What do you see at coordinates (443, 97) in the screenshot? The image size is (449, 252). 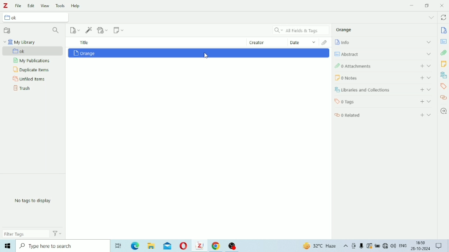 I see `Related` at bounding box center [443, 97].